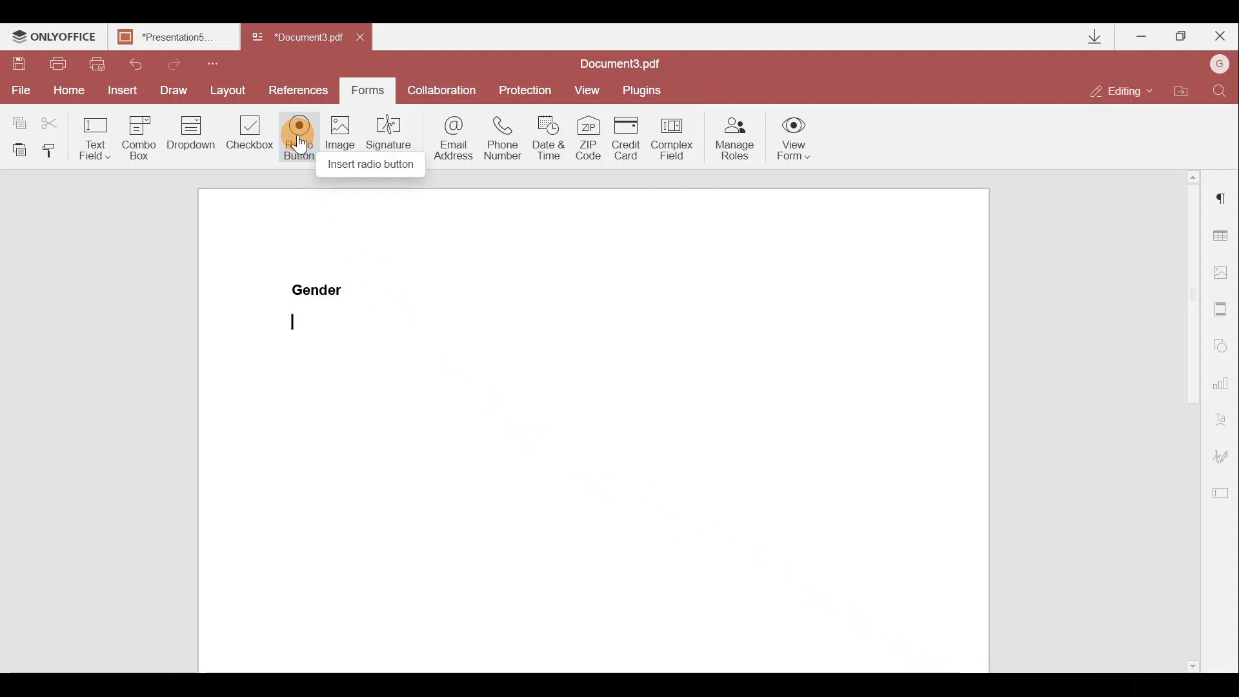  I want to click on Image, so click(341, 146).